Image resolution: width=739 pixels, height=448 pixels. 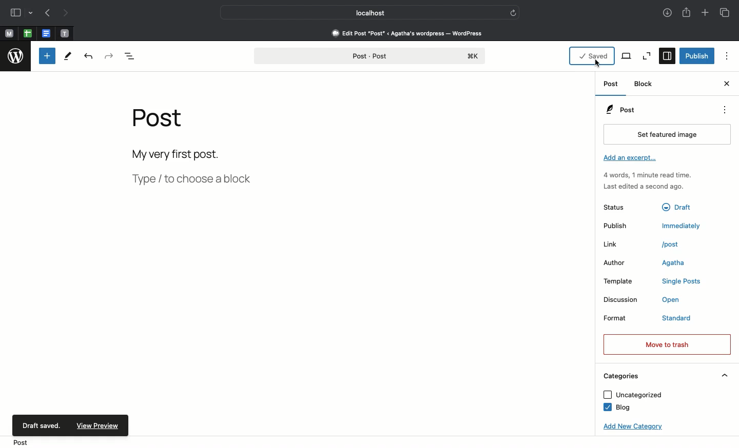 I want to click on Draft saved, so click(x=42, y=424).